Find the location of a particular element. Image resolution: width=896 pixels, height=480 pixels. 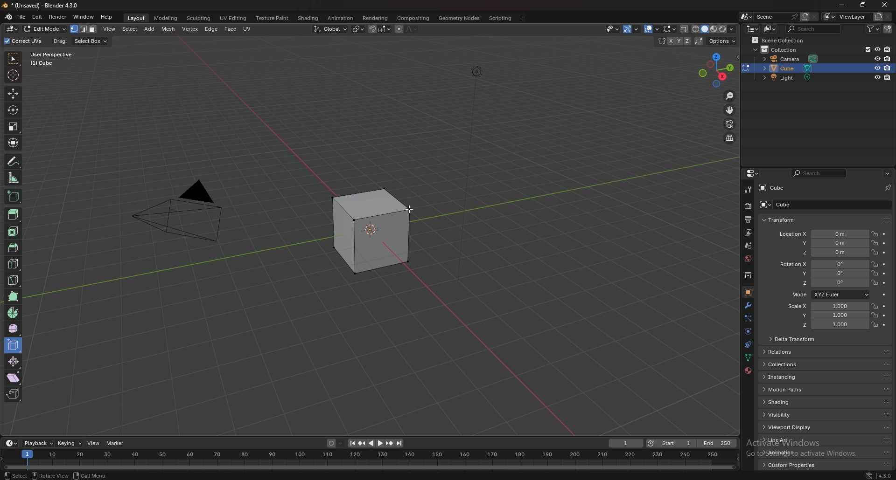

perspective/orthographic projection is located at coordinates (730, 138).